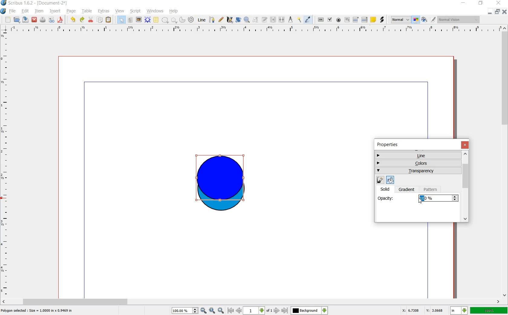 Image resolution: width=508 pixels, height=315 pixels. Describe the element at coordinates (119, 11) in the screenshot. I see `view` at that location.